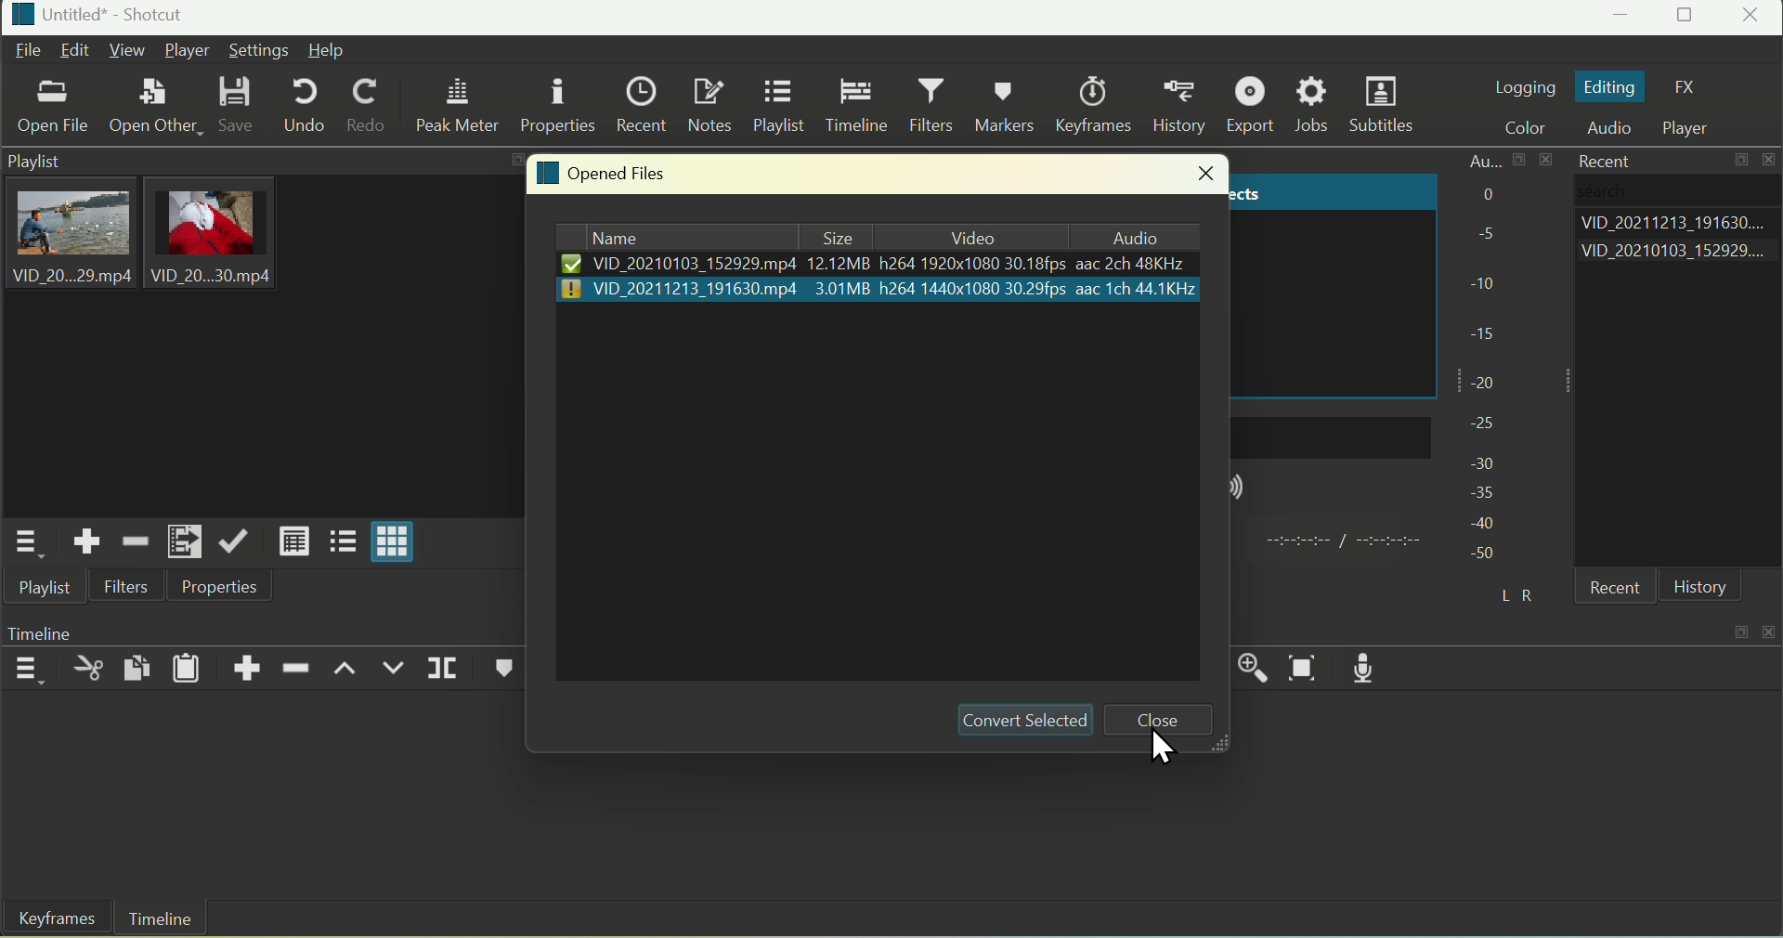  What do you see at coordinates (48, 589) in the screenshot?
I see `Playlist` at bounding box center [48, 589].